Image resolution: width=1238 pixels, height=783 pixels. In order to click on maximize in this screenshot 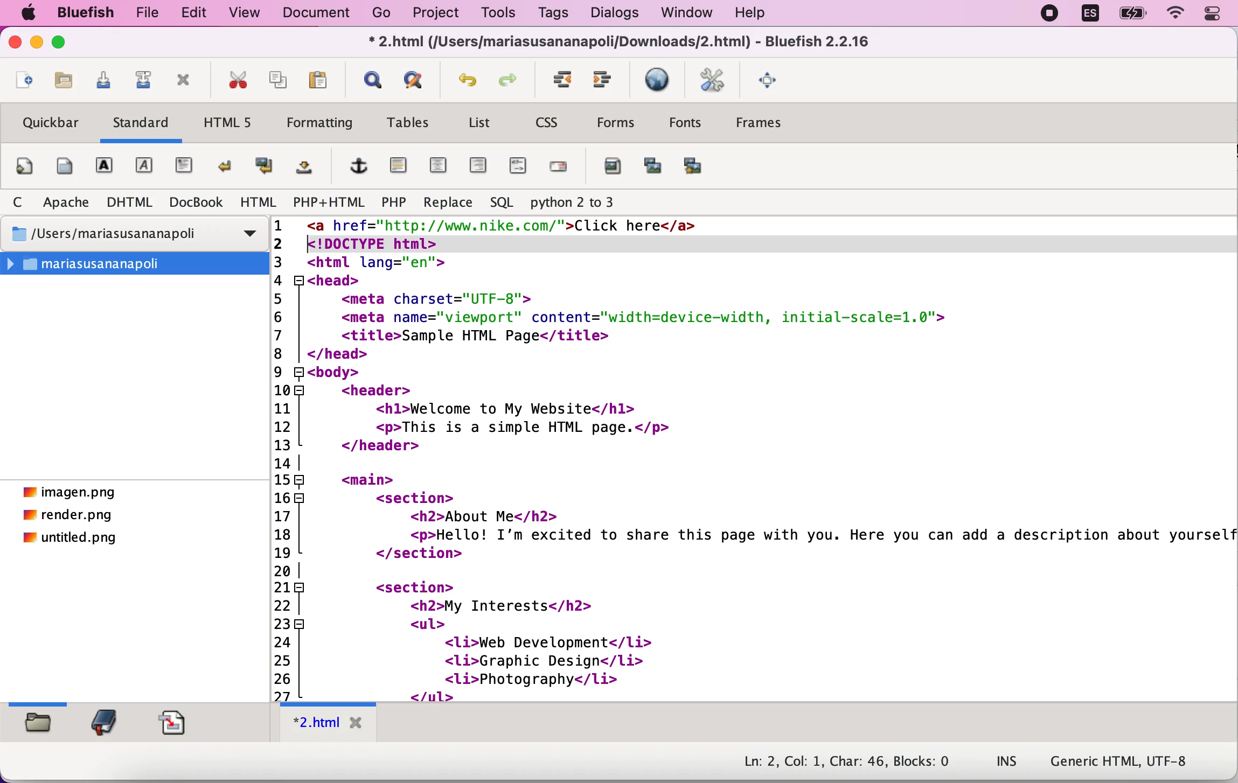, I will do `click(65, 44)`.